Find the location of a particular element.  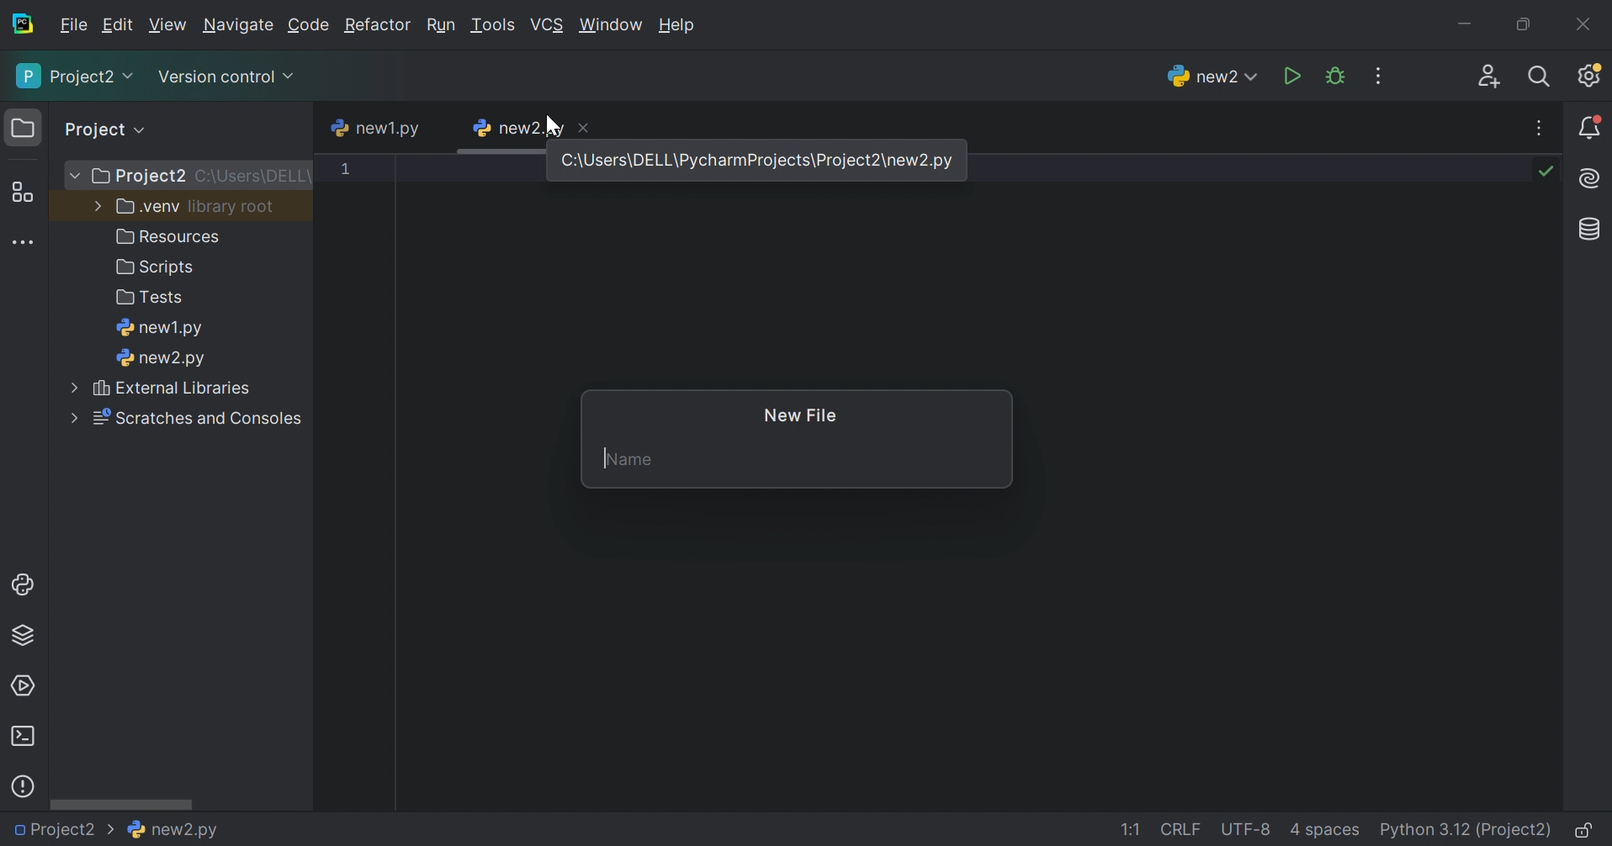

Project2 is located at coordinates (65, 831).